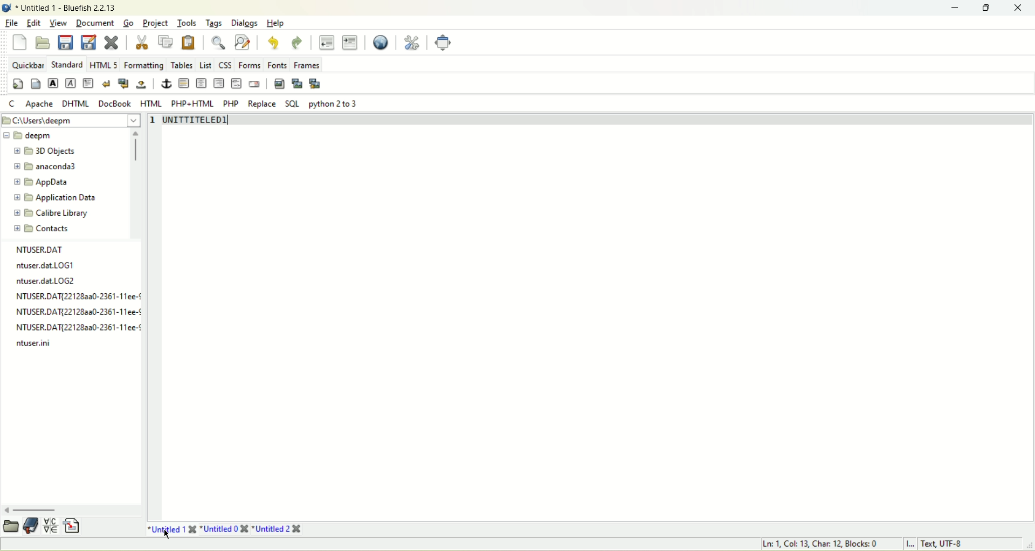  What do you see at coordinates (298, 84) in the screenshot?
I see `insert thumbnail` at bounding box center [298, 84].